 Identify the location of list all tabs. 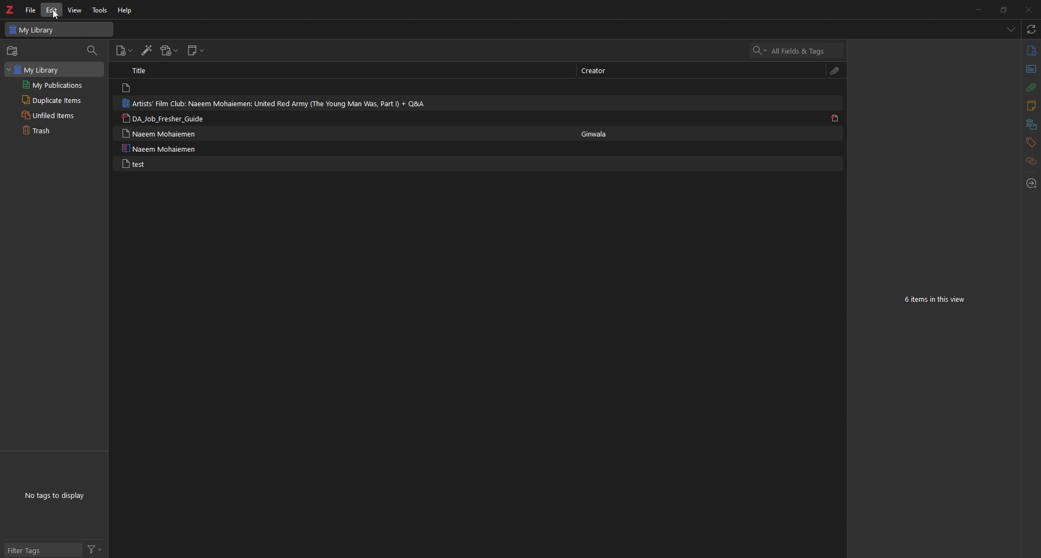
(1011, 30).